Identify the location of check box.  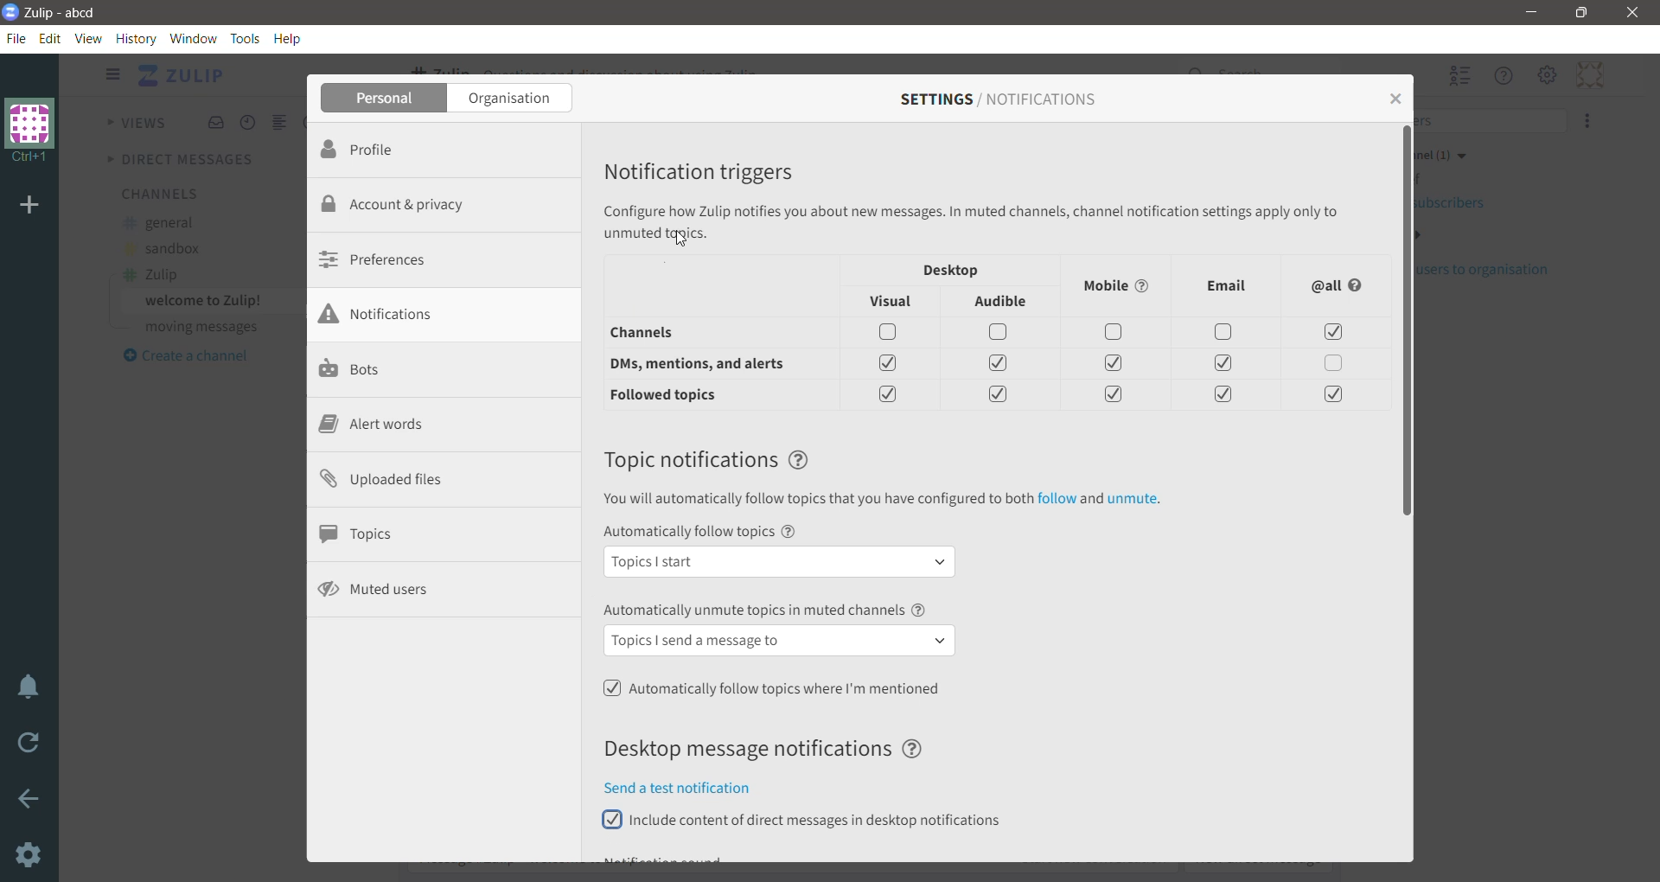
(1225, 331).